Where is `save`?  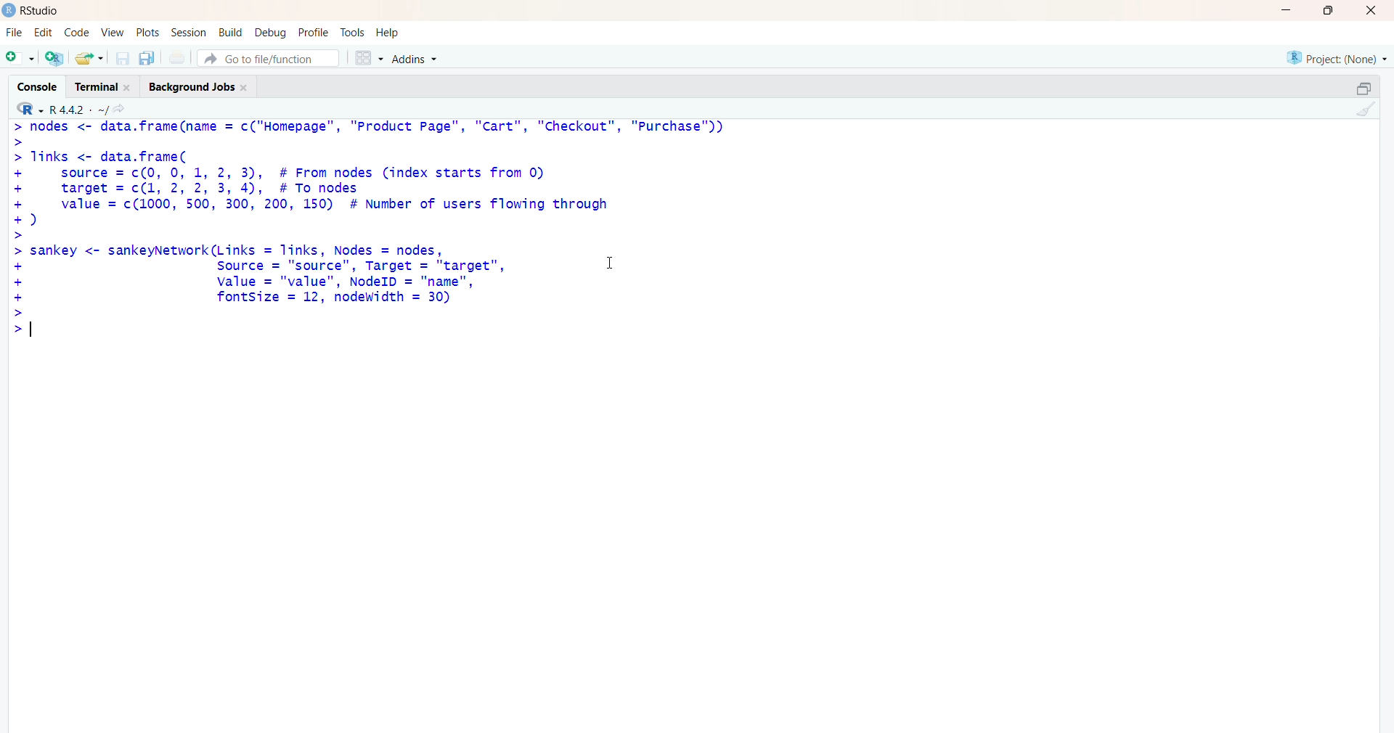
save is located at coordinates (121, 59).